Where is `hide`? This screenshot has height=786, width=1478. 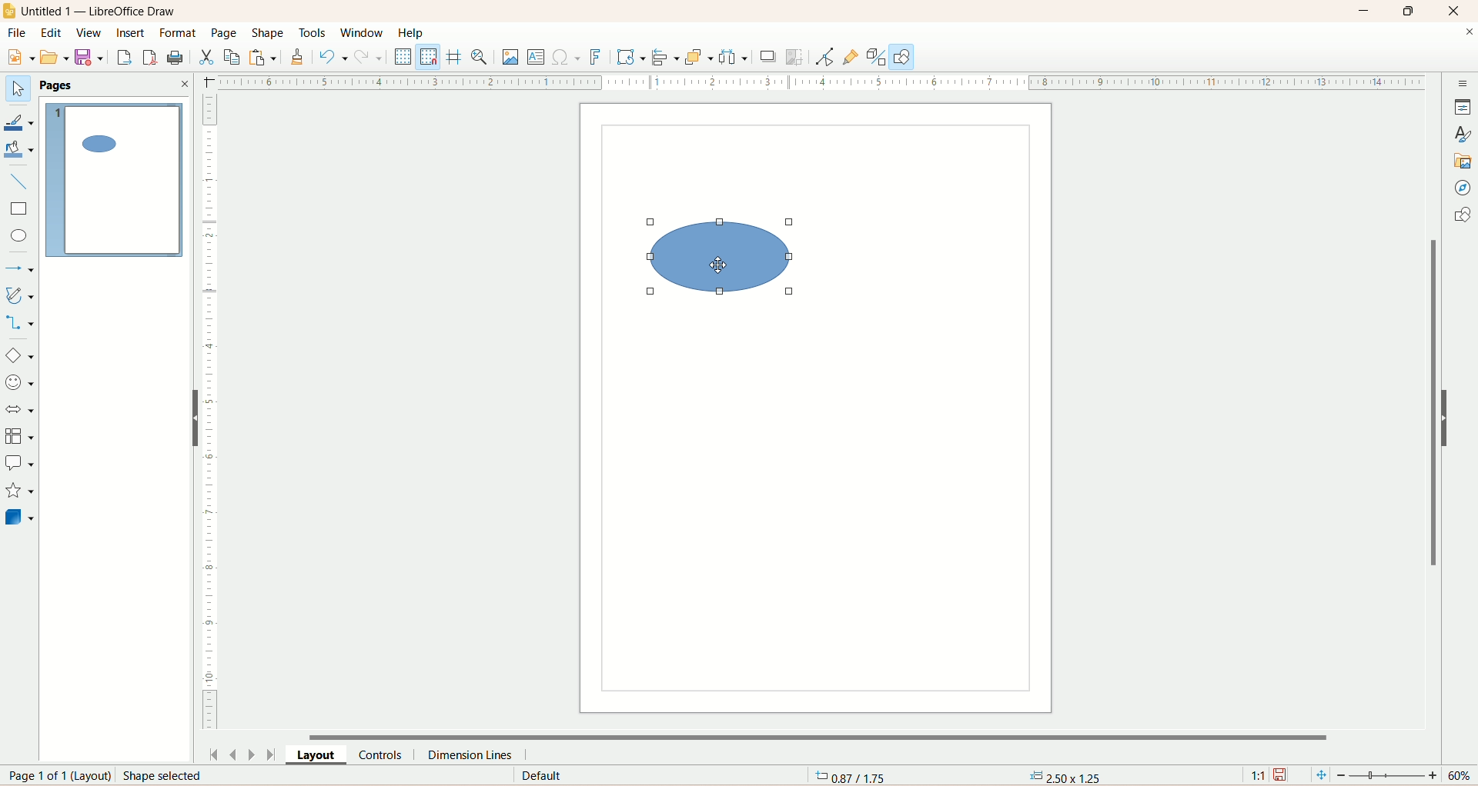 hide is located at coordinates (1449, 417).